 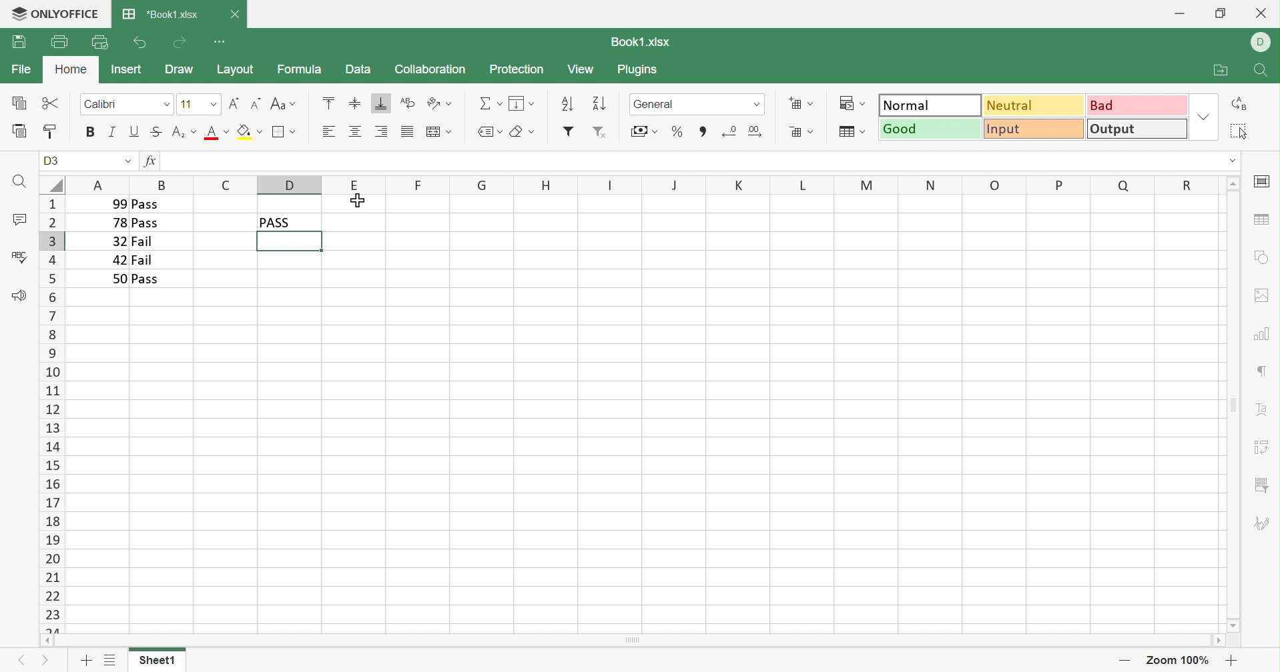 What do you see at coordinates (756, 131) in the screenshot?
I see `Increase decimal` at bounding box center [756, 131].